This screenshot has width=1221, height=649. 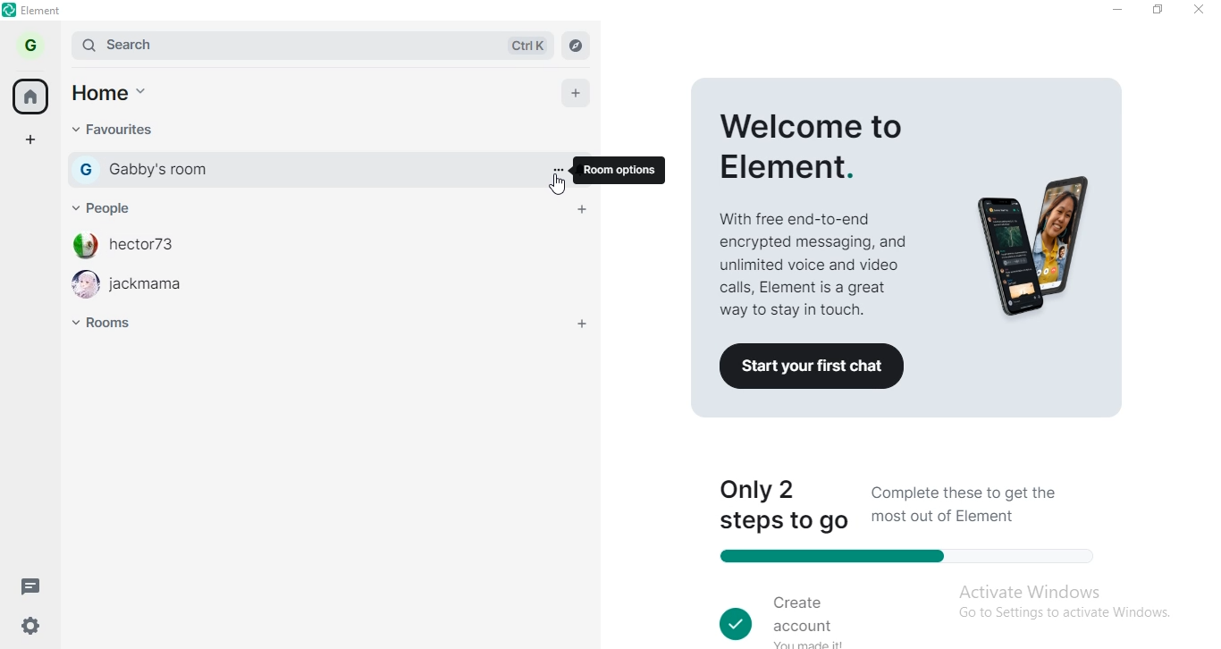 I want to click on home, so click(x=116, y=90).